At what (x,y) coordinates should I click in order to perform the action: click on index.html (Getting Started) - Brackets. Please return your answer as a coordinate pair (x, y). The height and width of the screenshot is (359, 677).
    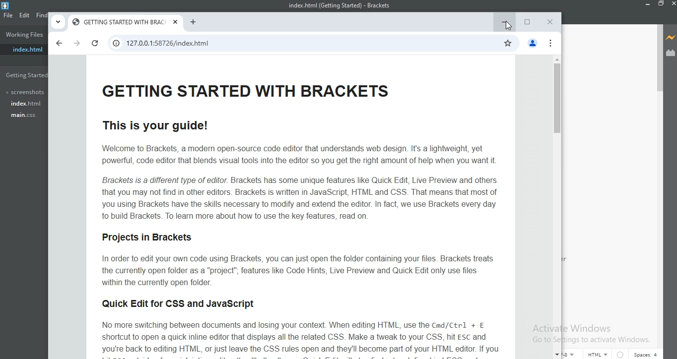
    Looking at the image, I should click on (338, 6).